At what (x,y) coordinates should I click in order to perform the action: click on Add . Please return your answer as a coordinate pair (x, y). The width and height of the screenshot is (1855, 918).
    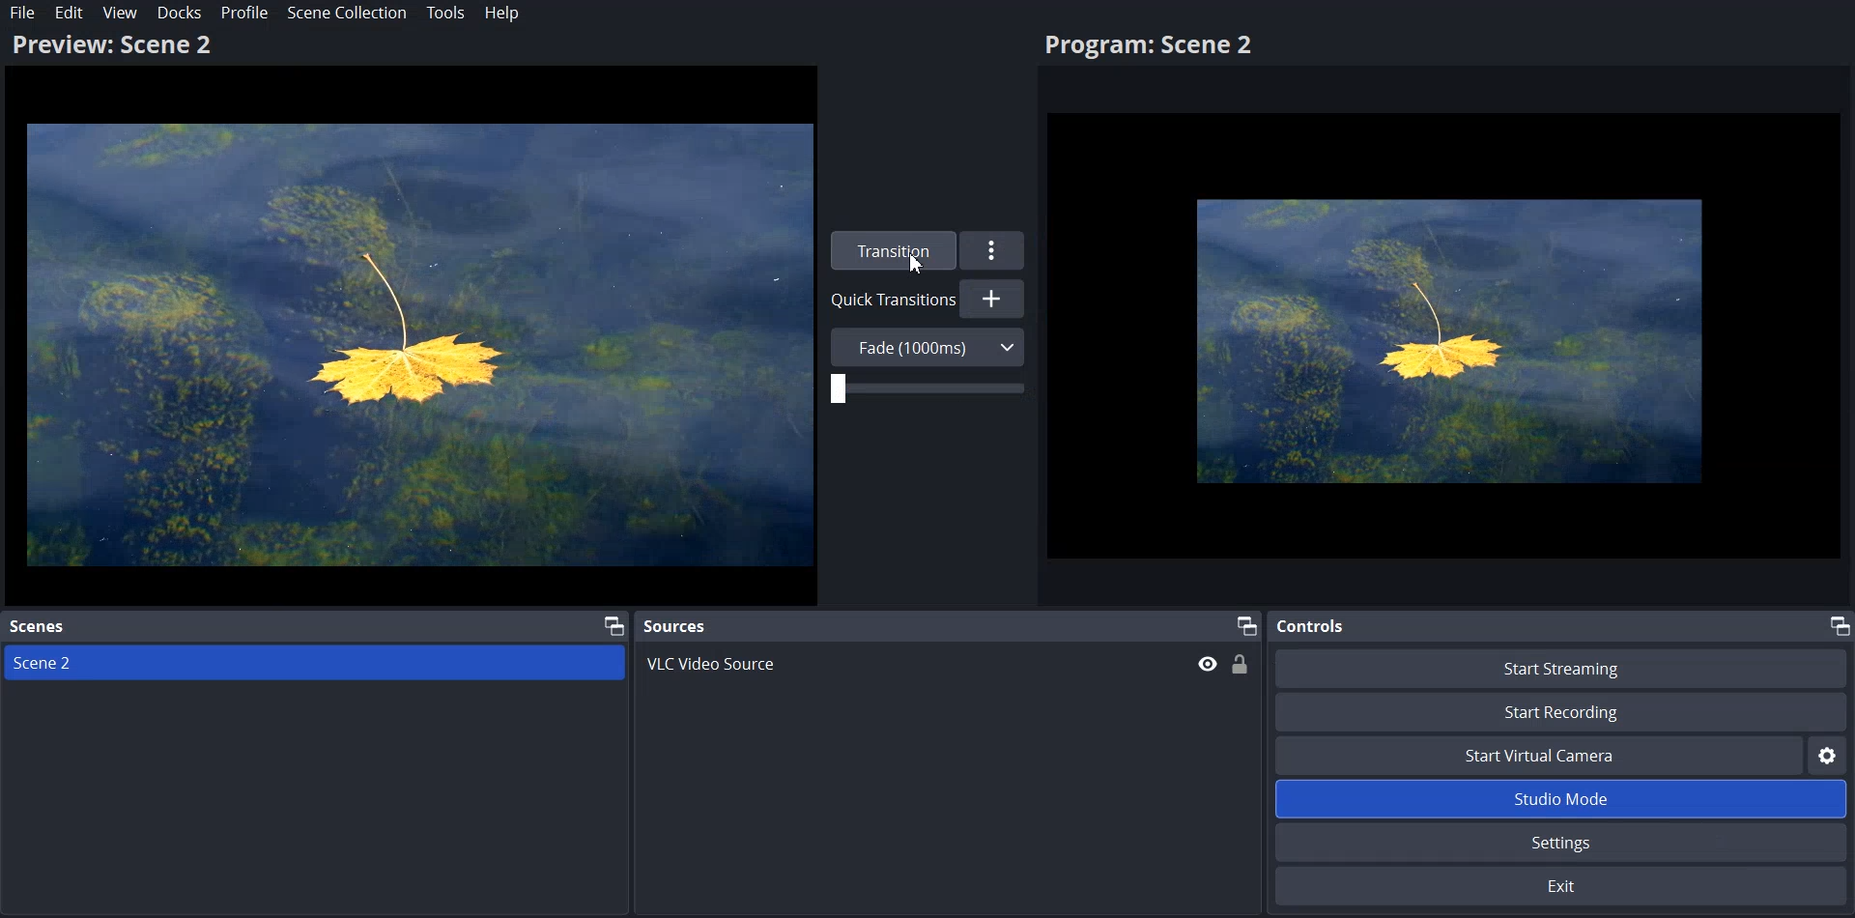
    Looking at the image, I should click on (995, 298).